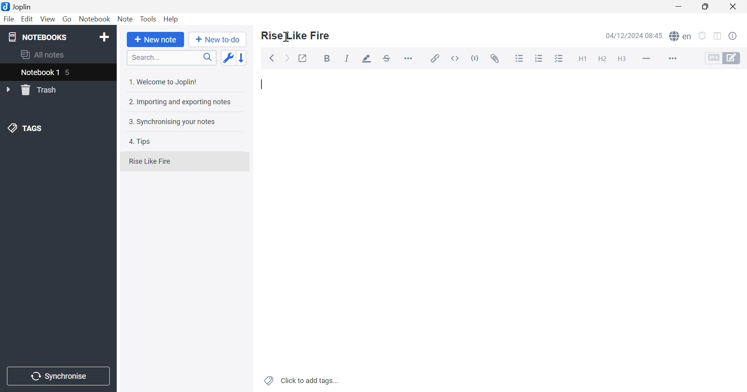 The width and height of the screenshot is (747, 392). I want to click on Checkbox list, so click(559, 59).